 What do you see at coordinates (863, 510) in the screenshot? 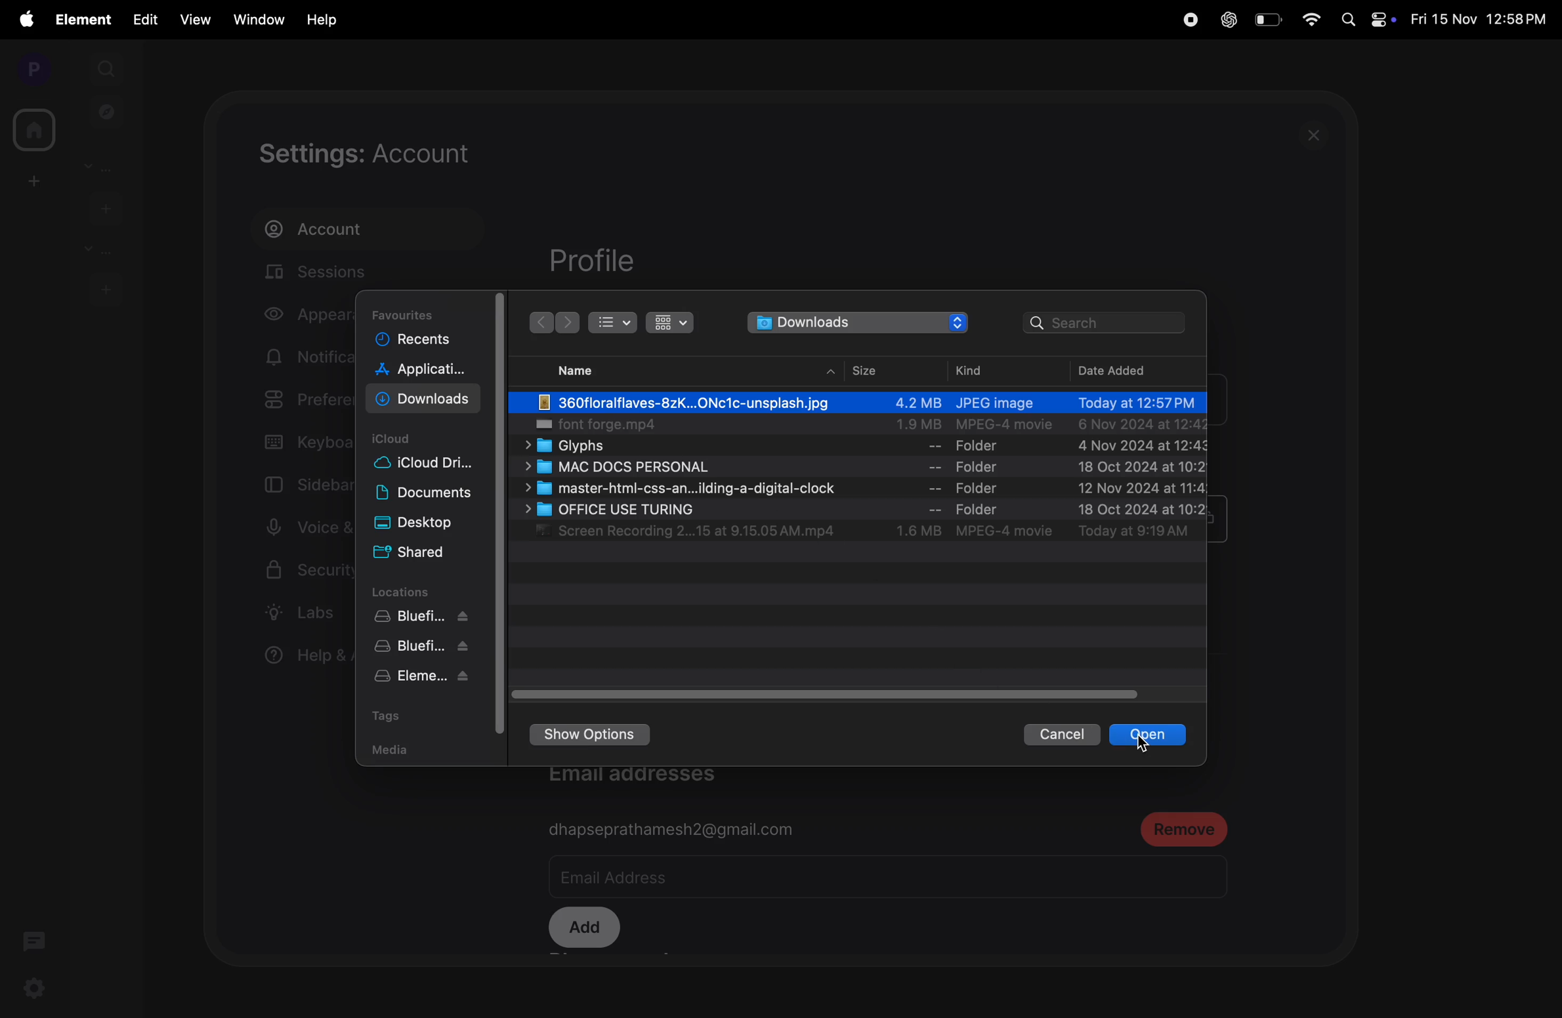
I see `office use turing` at bounding box center [863, 510].